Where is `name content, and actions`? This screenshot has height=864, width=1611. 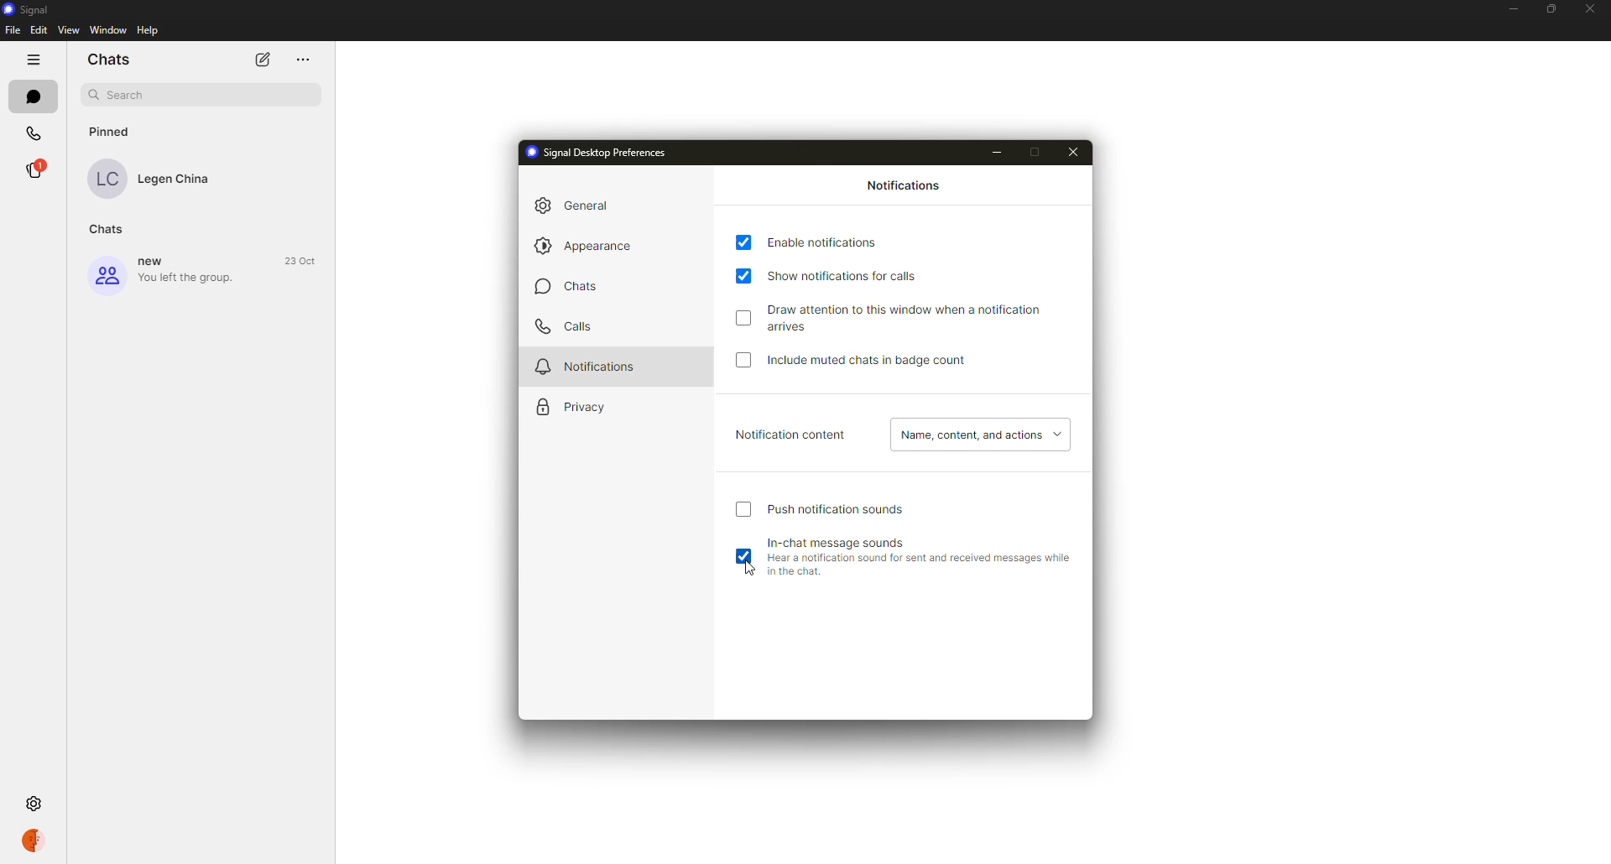 name content, and actions is located at coordinates (982, 436).